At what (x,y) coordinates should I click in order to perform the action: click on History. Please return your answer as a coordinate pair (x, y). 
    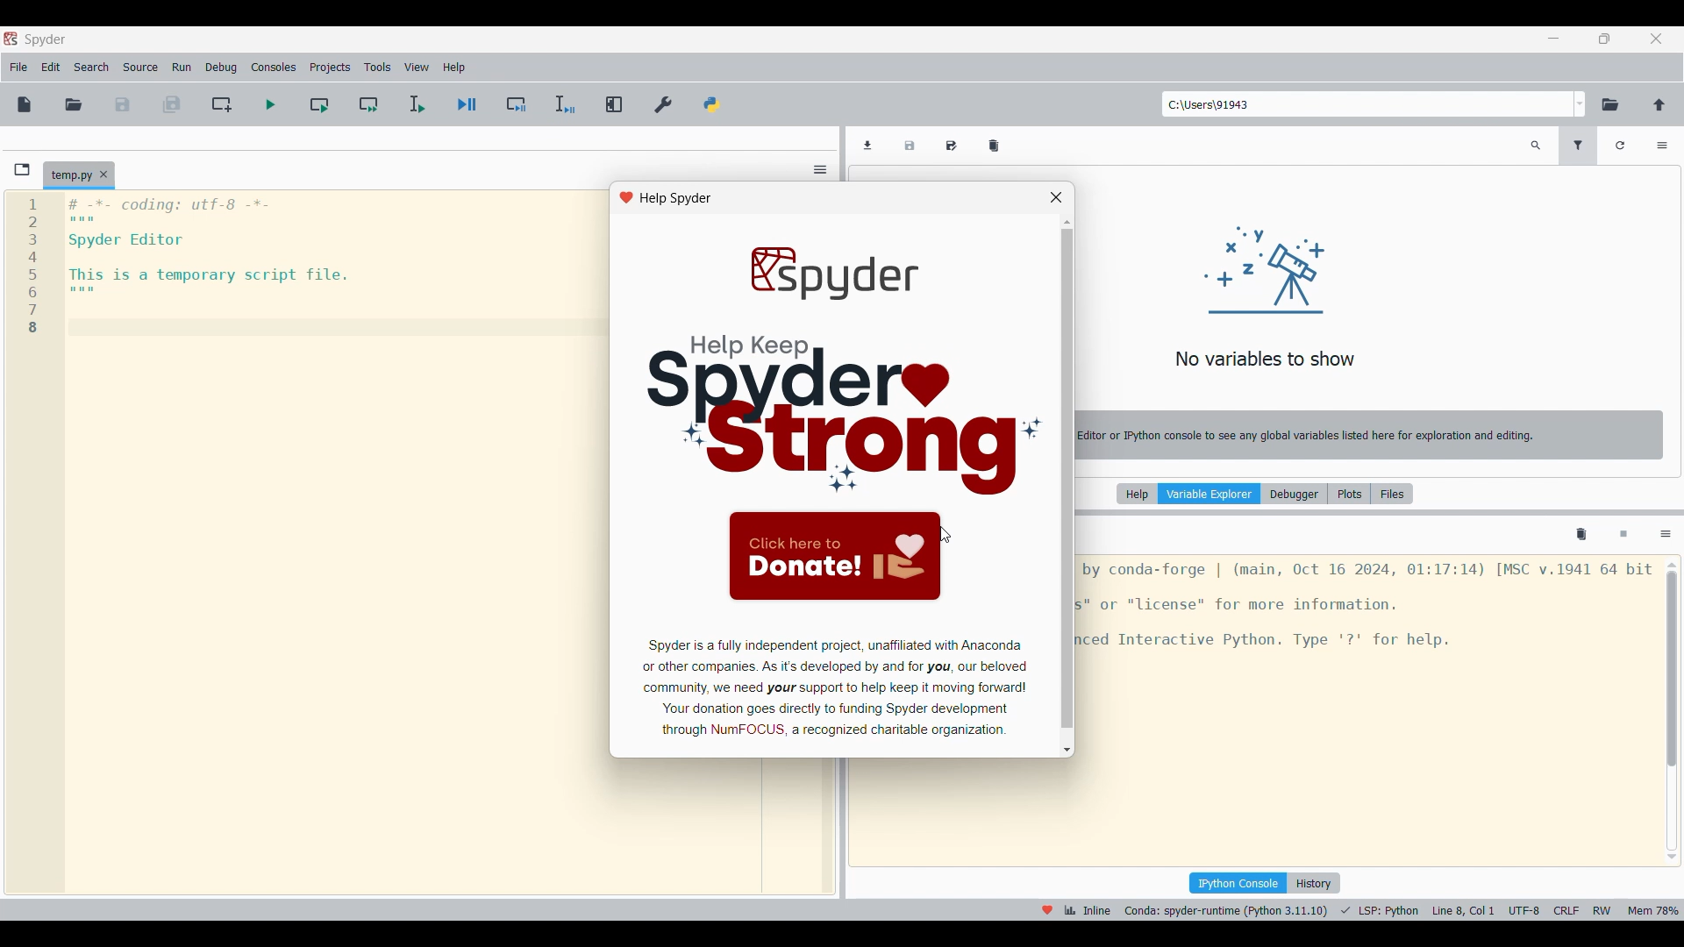
    Looking at the image, I should click on (1315, 883).